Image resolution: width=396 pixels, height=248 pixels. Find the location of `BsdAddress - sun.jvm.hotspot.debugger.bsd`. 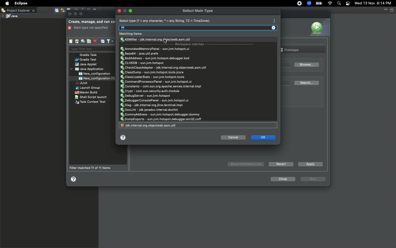

BsdAddress - sun.jvm.hotspot.debugger.bsd is located at coordinates (156, 59).